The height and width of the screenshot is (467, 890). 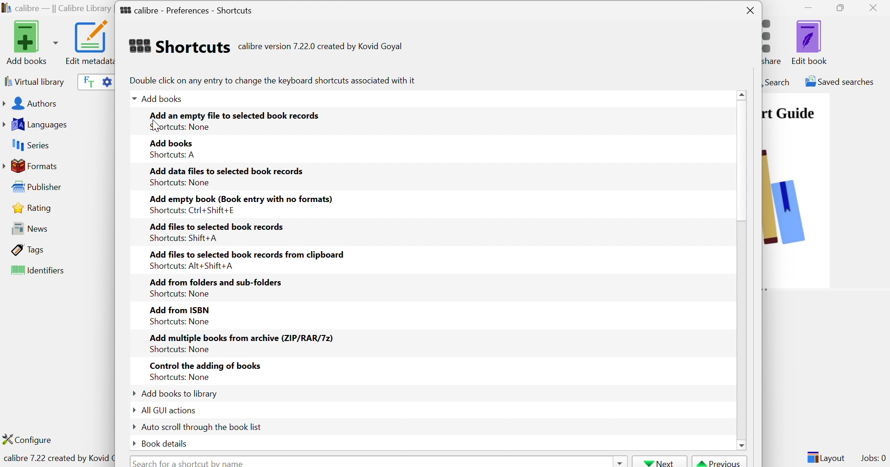 What do you see at coordinates (186, 8) in the screenshot?
I see `calibre - Preferences - Shortcuts` at bounding box center [186, 8].